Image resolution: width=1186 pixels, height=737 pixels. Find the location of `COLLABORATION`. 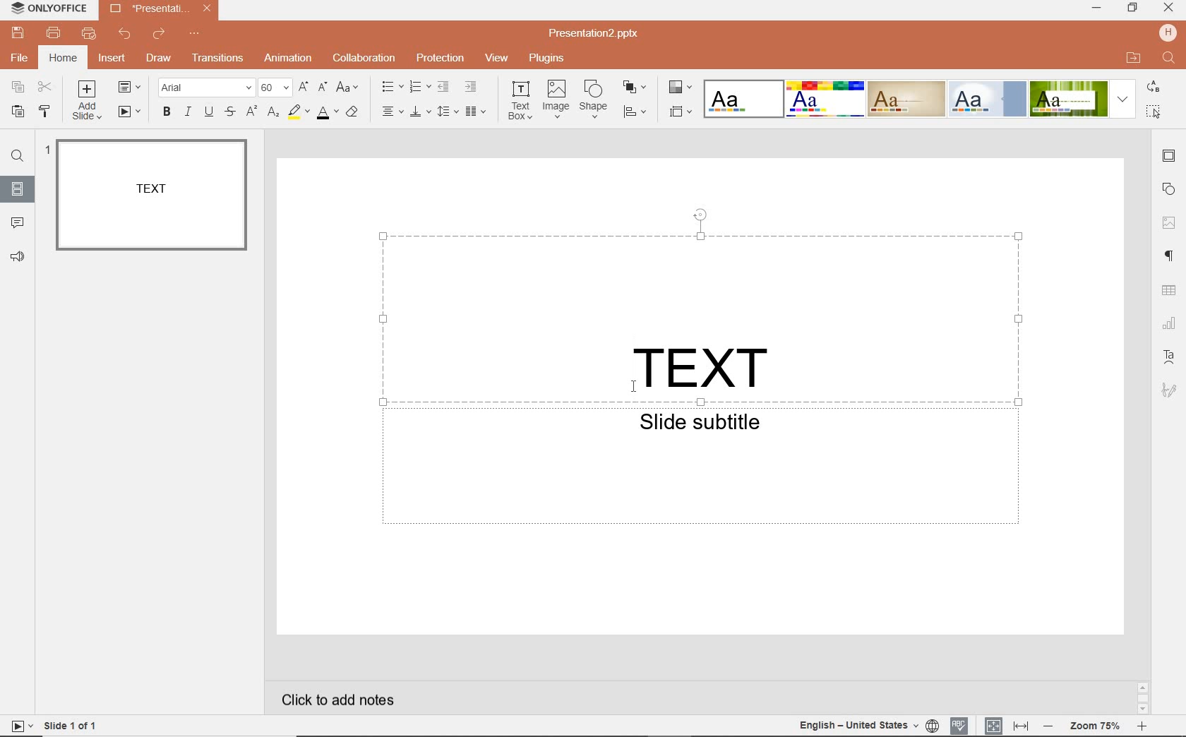

COLLABORATION is located at coordinates (364, 57).